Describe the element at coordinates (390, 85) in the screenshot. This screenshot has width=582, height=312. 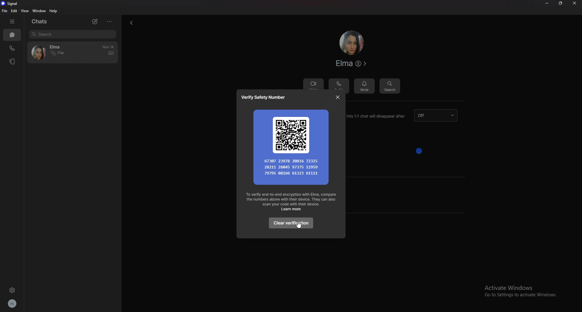
I see `search` at that location.